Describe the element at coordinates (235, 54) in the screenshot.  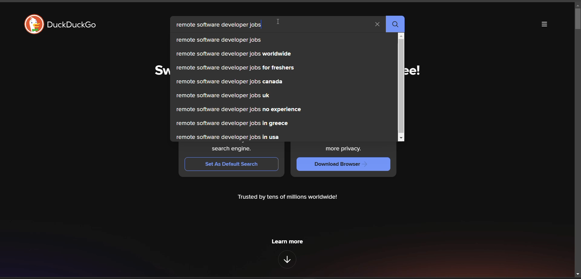
I see `remote software developer jobs worldwide` at that location.